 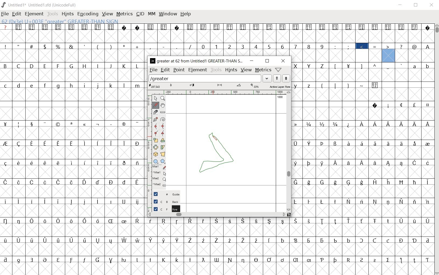 I want to click on add a curve point, so click(x=156, y=126).